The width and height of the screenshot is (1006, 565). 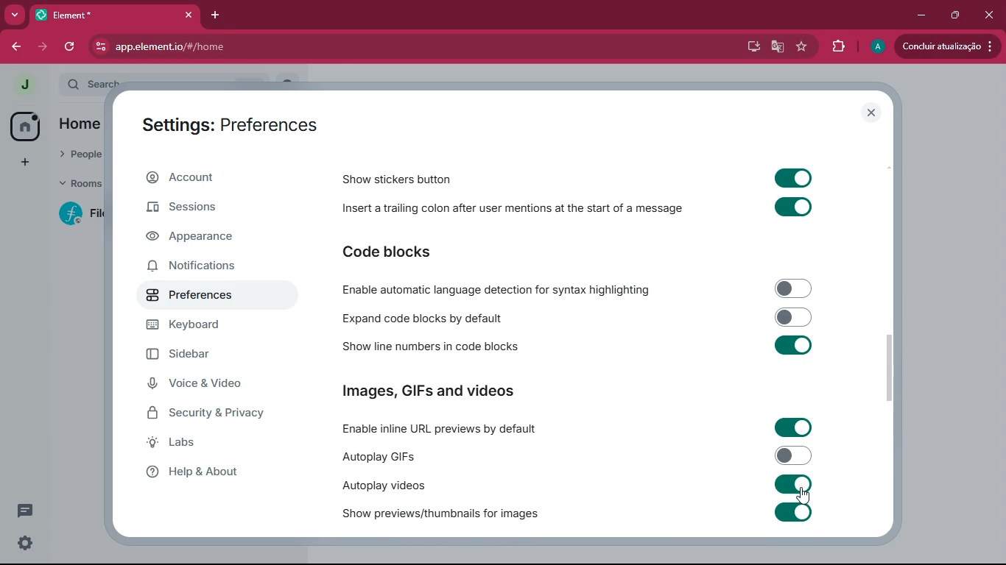 What do you see at coordinates (794, 484) in the screenshot?
I see `` at bounding box center [794, 484].